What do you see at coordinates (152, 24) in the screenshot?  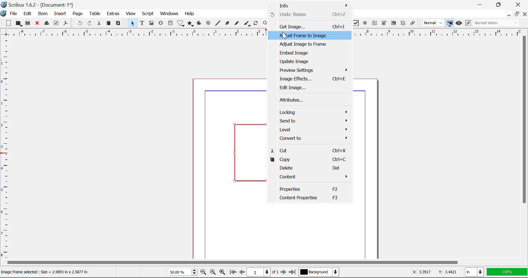 I see `Image Frame` at bounding box center [152, 24].